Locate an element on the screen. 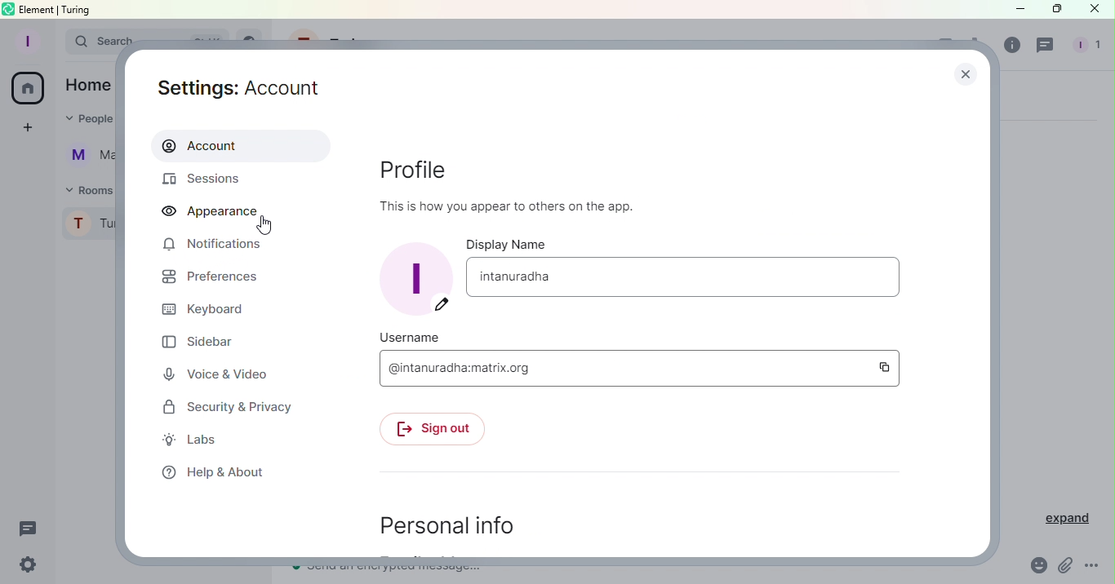 The image size is (1115, 584). Pointer is located at coordinates (264, 226).